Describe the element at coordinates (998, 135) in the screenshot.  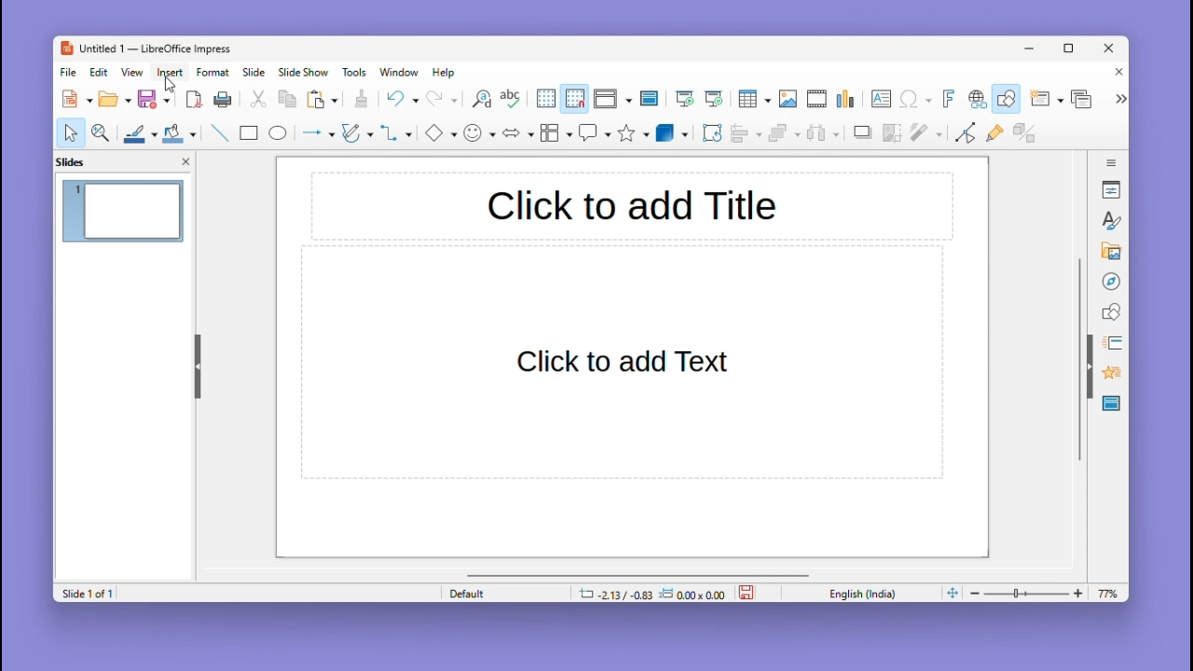
I see `Glue point` at that location.